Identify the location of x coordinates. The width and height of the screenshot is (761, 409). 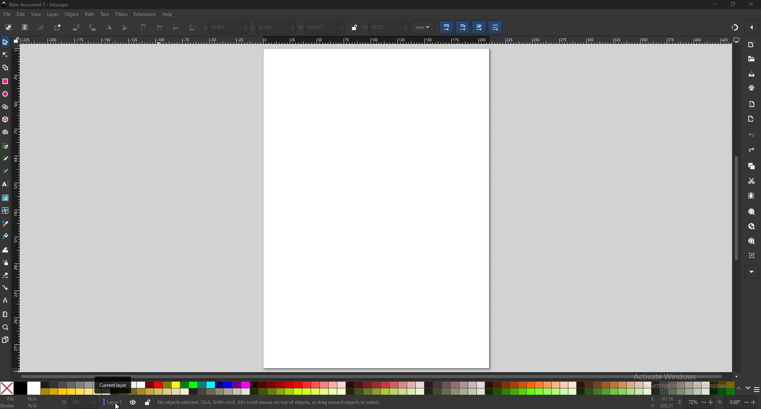
(215, 27).